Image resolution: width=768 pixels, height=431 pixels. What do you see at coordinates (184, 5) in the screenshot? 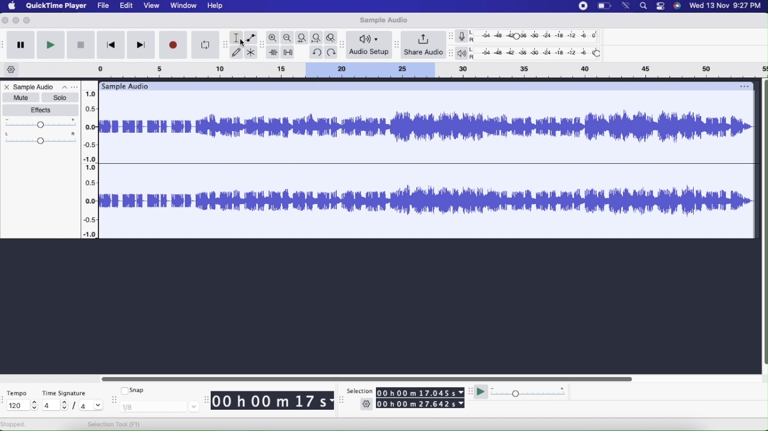
I see `Window` at bounding box center [184, 5].